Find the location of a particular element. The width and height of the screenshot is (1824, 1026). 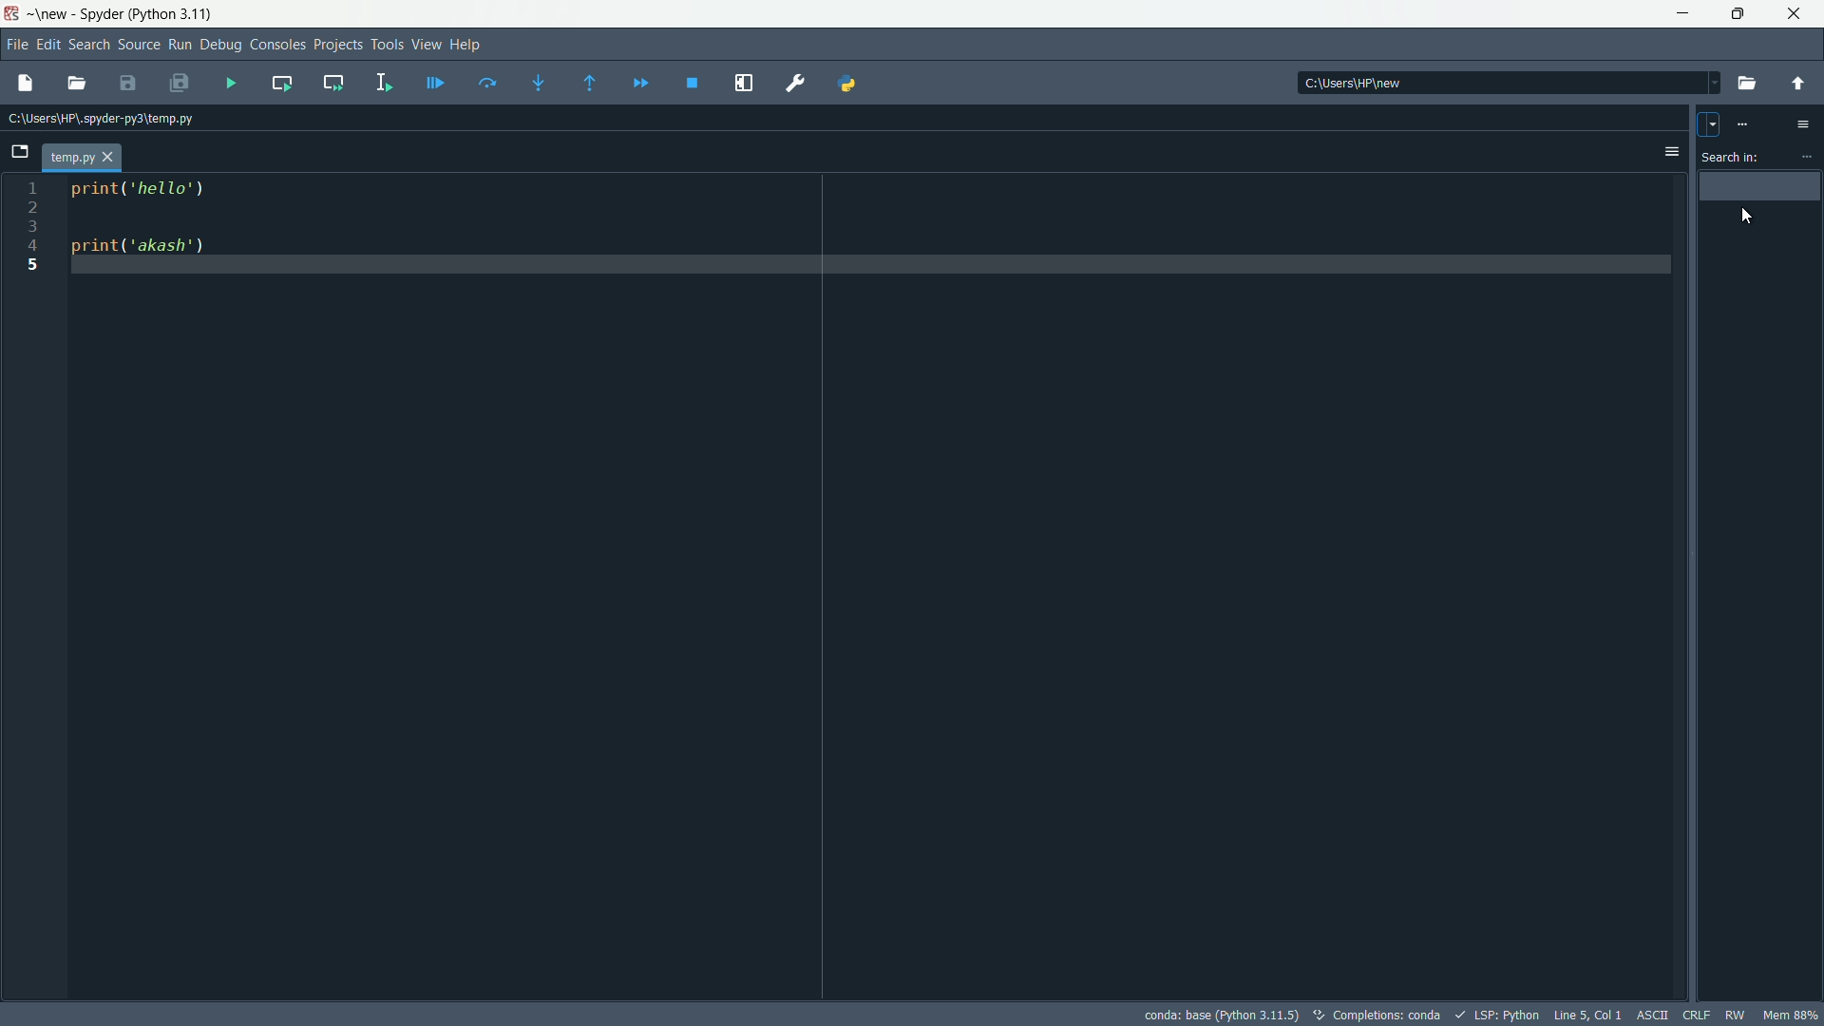

new is located at coordinates (50, 14).